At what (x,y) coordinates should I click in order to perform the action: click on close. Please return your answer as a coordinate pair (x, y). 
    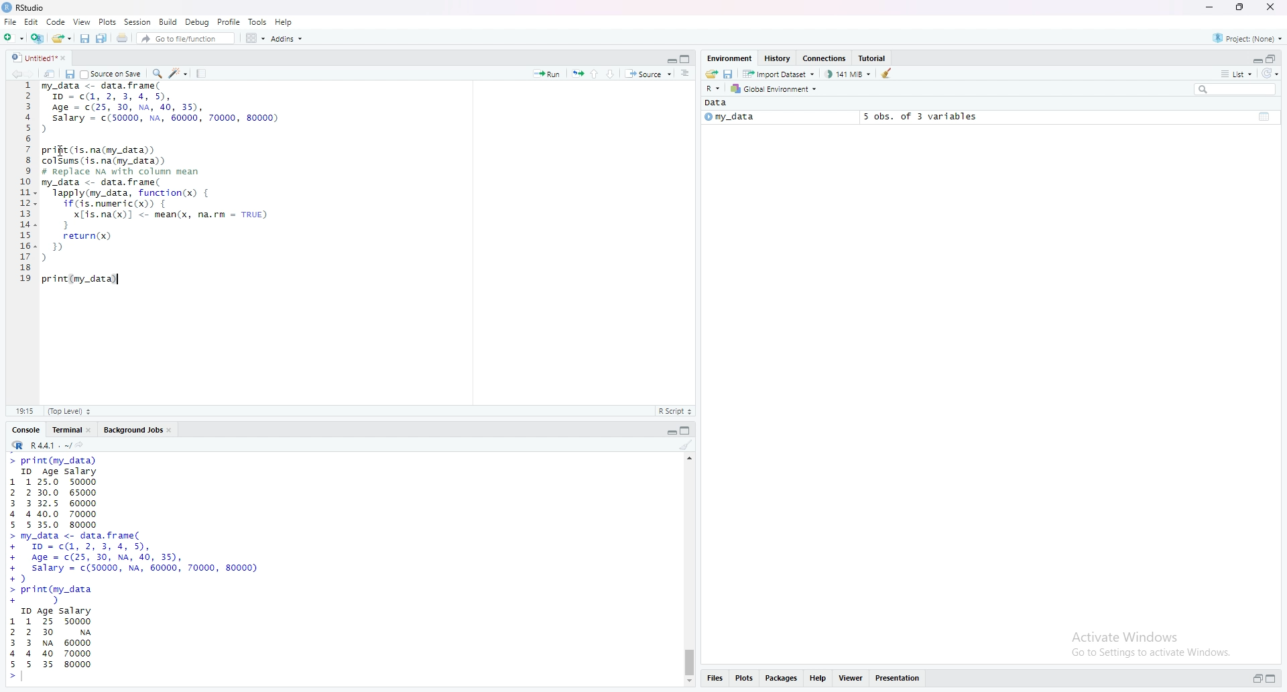
    Looking at the image, I should click on (1273, 7).